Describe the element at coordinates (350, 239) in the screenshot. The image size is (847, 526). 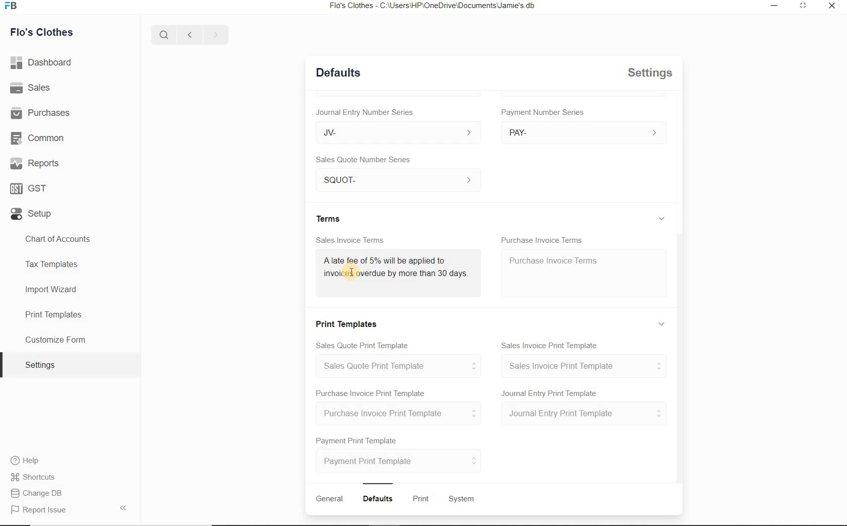
I see `Sales Invoice Terms` at that location.